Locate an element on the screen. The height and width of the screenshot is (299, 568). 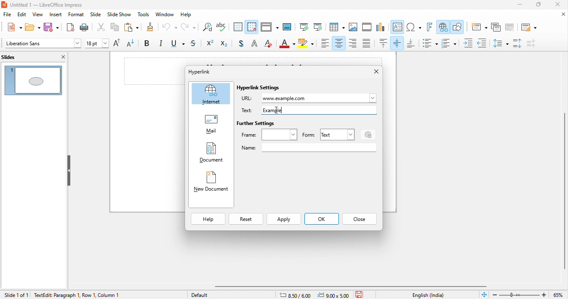
set line spacing is located at coordinates (500, 43).